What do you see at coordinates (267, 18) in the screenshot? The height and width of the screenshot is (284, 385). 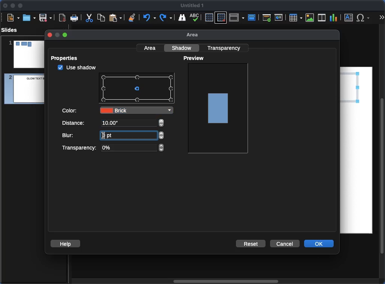 I see `First slide` at bounding box center [267, 18].